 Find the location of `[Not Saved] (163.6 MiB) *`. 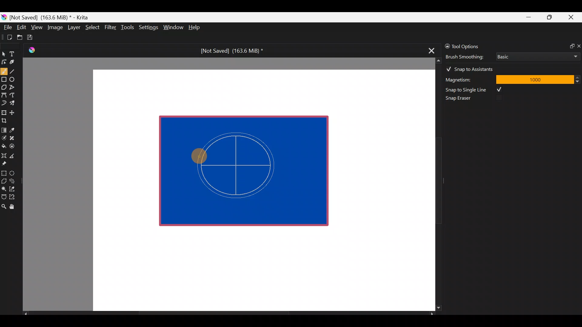

[Not Saved] (163.6 MiB) * is located at coordinates (229, 51).